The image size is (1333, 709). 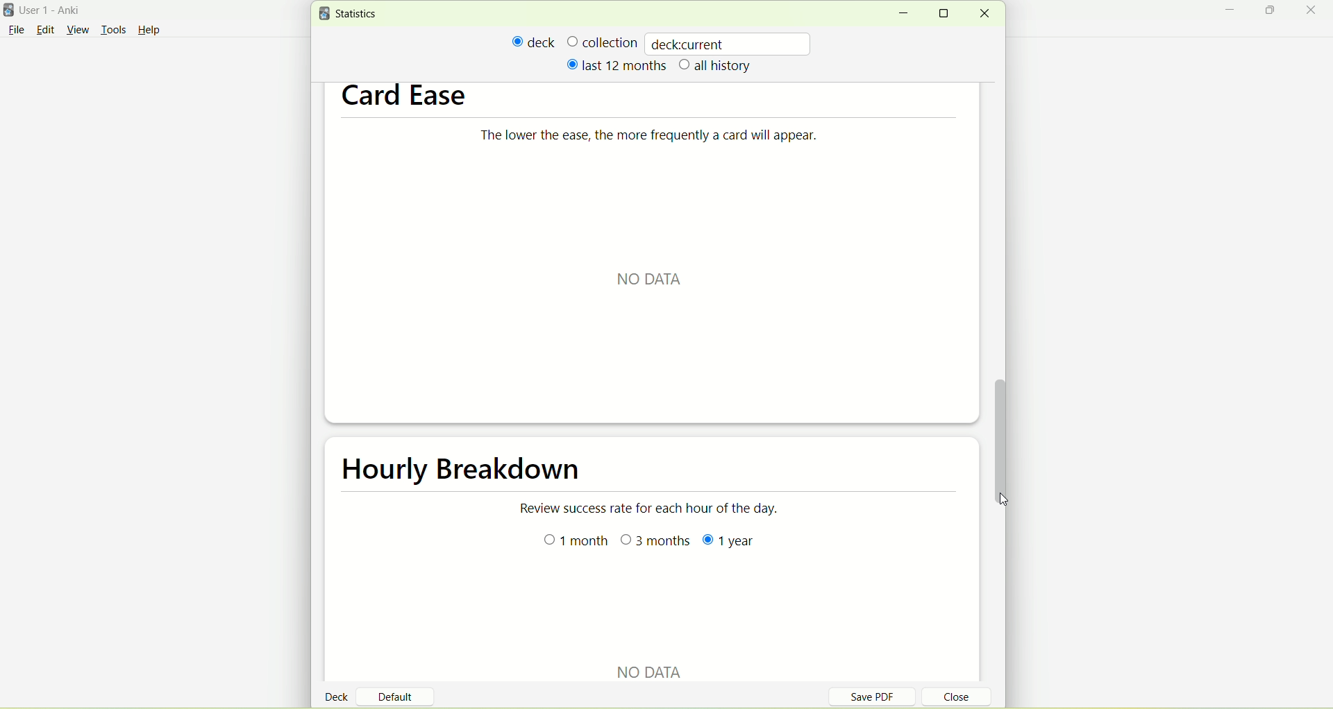 I want to click on maximize, so click(x=1272, y=12).